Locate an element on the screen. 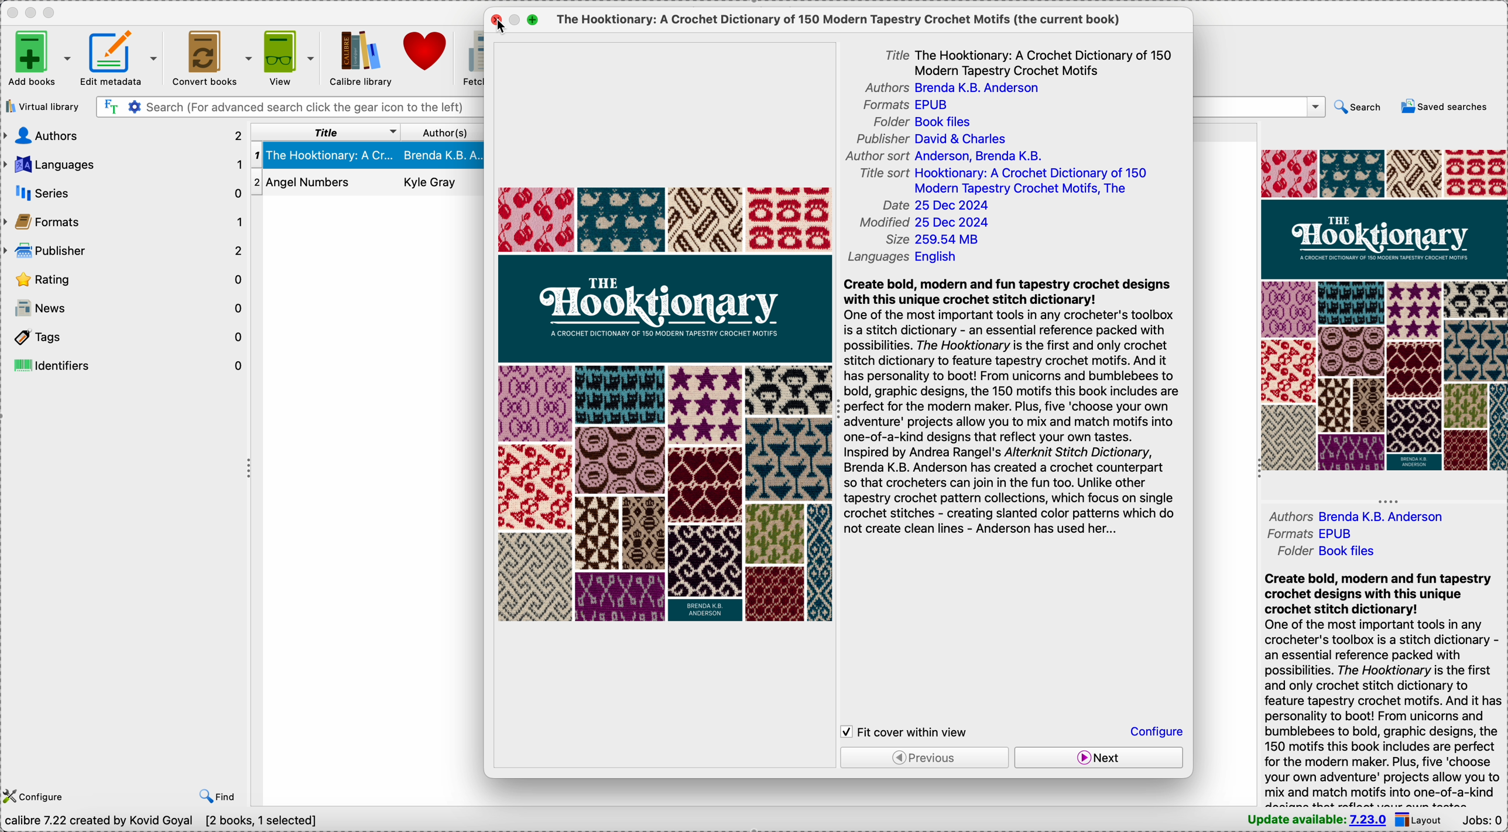 The image size is (1508, 832). languages is located at coordinates (124, 165).